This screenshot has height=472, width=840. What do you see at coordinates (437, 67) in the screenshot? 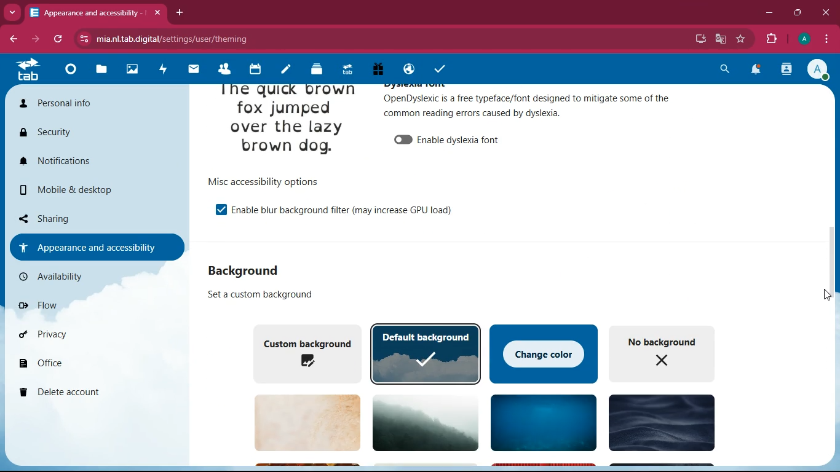
I see `tasks` at bounding box center [437, 67].